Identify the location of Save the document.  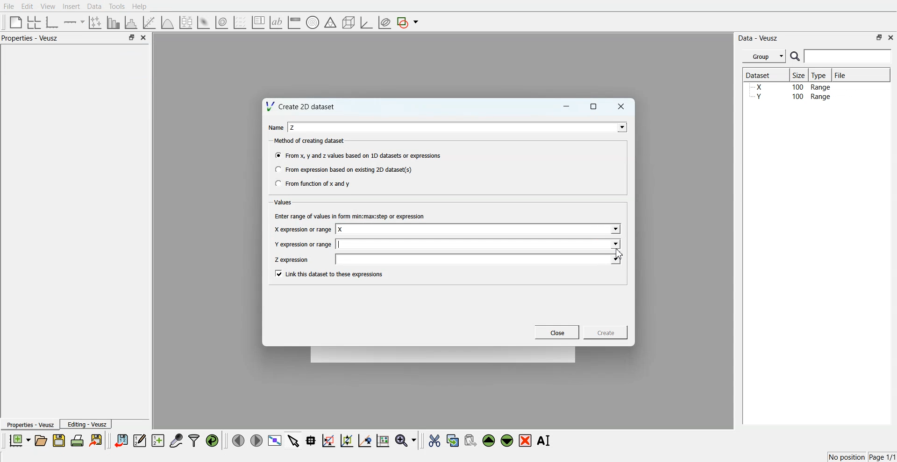
(59, 440).